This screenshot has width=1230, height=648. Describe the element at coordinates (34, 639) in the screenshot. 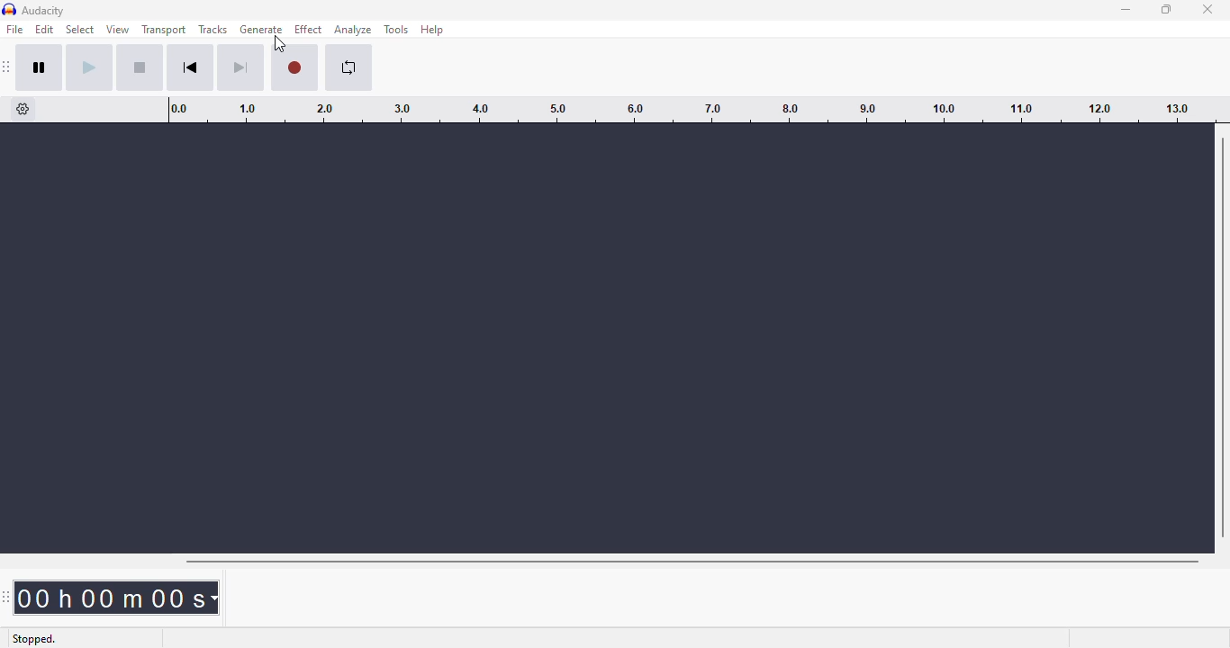

I see `stopped` at that location.